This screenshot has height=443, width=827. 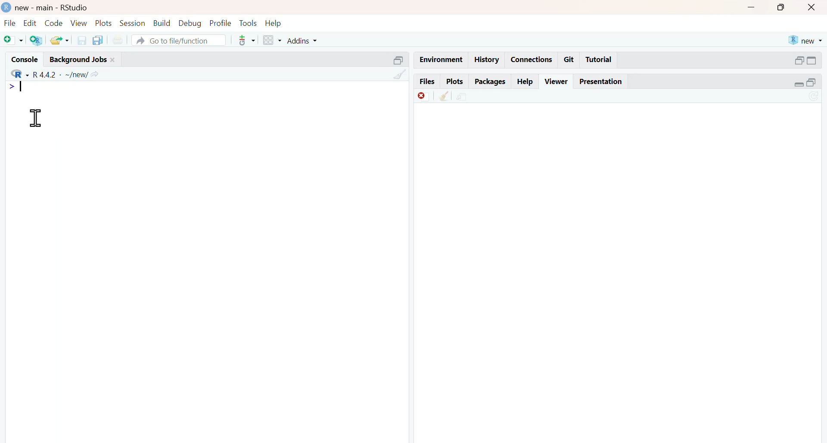 What do you see at coordinates (12, 86) in the screenshot?
I see `>` at bounding box center [12, 86].